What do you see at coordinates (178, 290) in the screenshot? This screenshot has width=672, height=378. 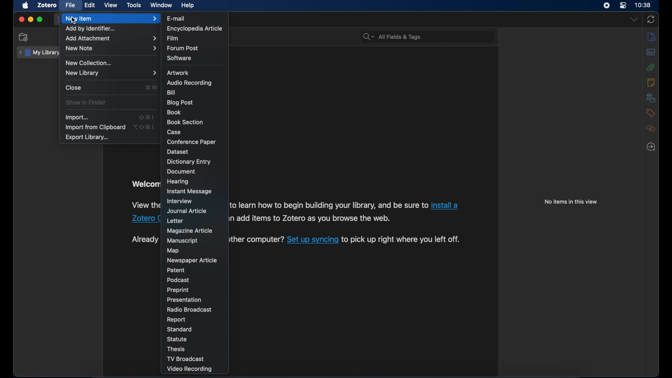 I see `preprint` at bounding box center [178, 290].